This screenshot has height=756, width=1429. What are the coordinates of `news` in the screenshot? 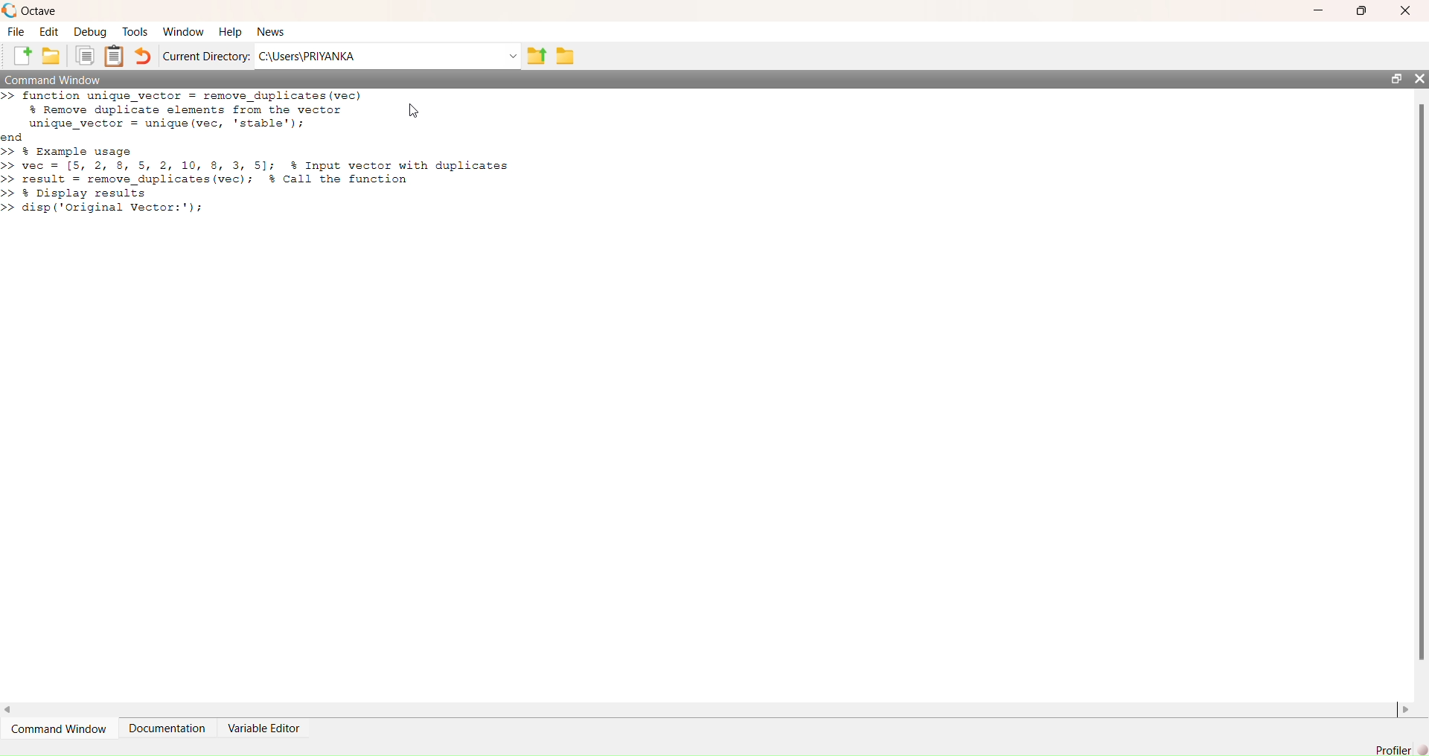 It's located at (272, 32).